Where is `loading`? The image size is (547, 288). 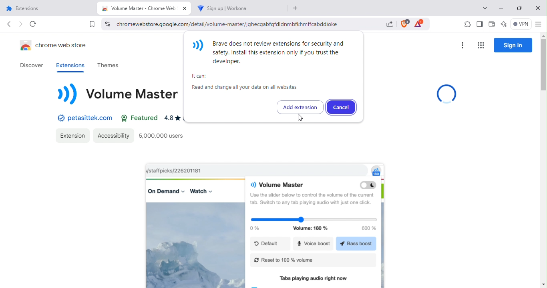
loading is located at coordinates (446, 93).